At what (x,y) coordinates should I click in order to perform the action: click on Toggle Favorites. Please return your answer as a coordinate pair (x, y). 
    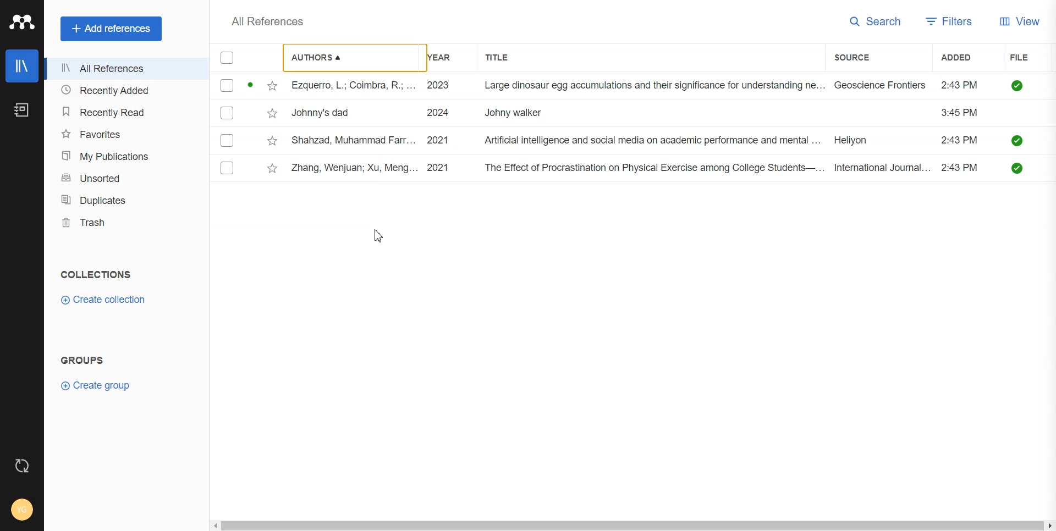
    Looking at the image, I should click on (273, 113).